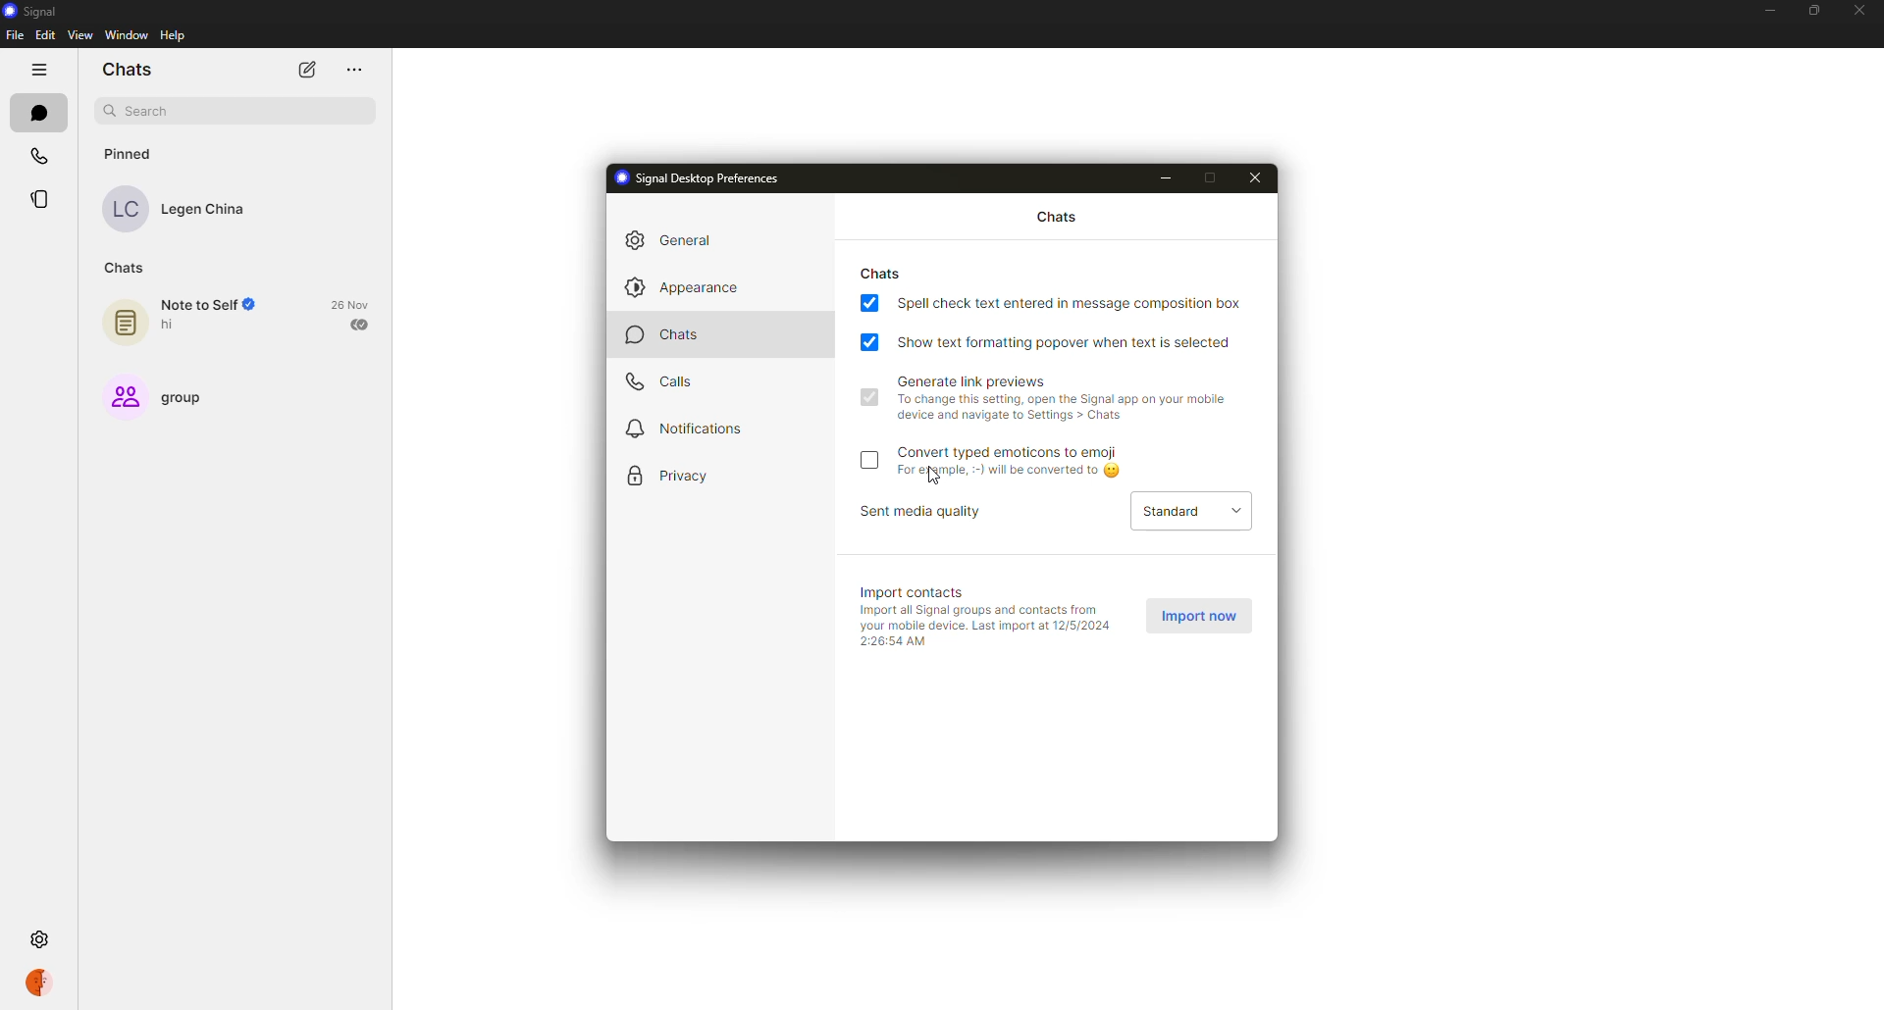 This screenshot has height=1010, width=1884. Describe the element at coordinates (1073, 302) in the screenshot. I see `spell check text entered` at that location.